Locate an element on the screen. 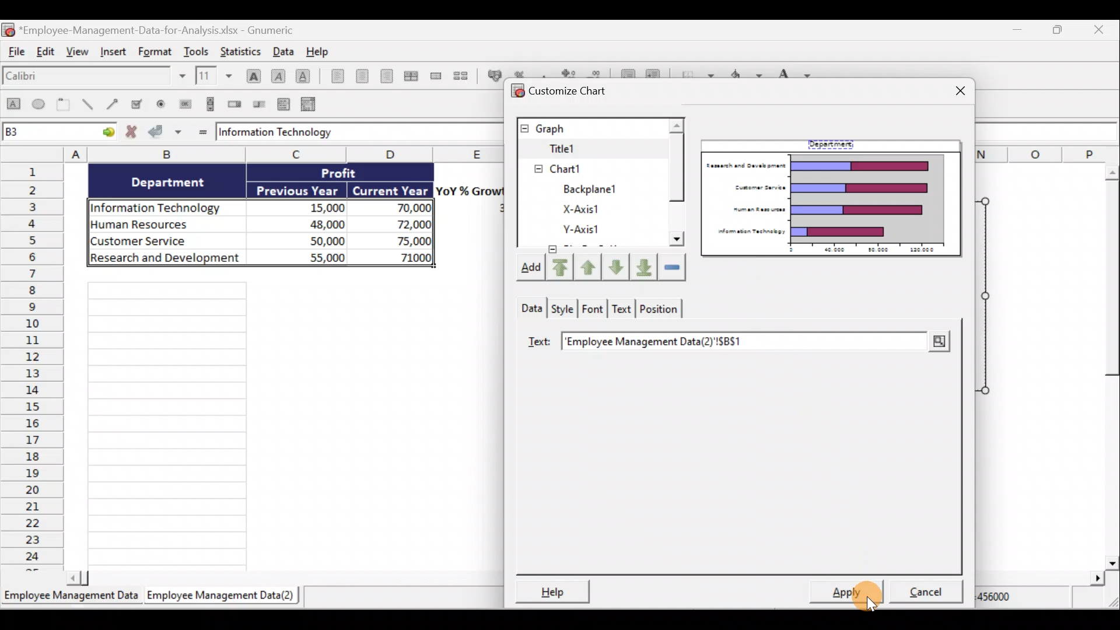 The width and height of the screenshot is (1120, 630). Rows is located at coordinates (32, 365).